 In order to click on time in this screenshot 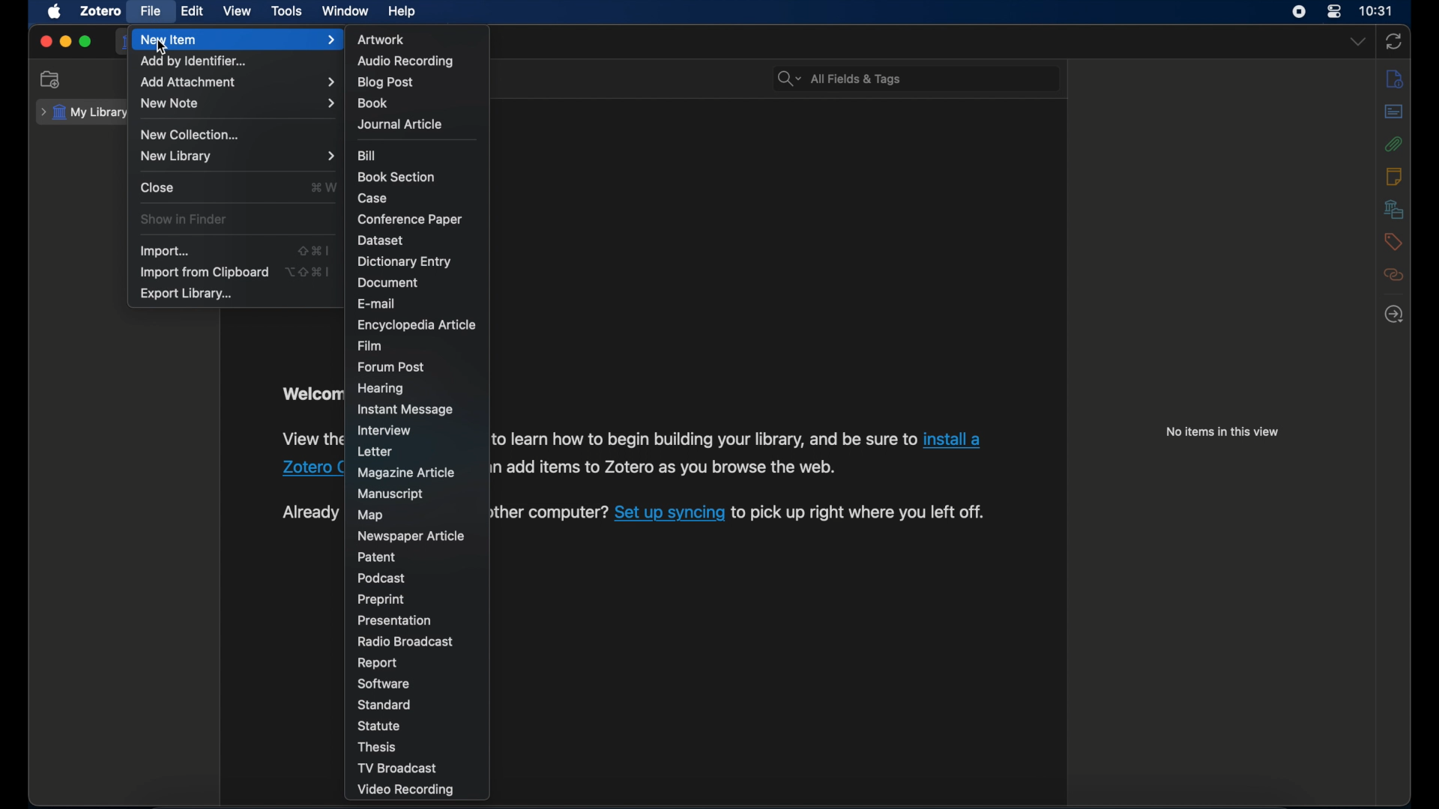, I will do `click(1377, 11)`.